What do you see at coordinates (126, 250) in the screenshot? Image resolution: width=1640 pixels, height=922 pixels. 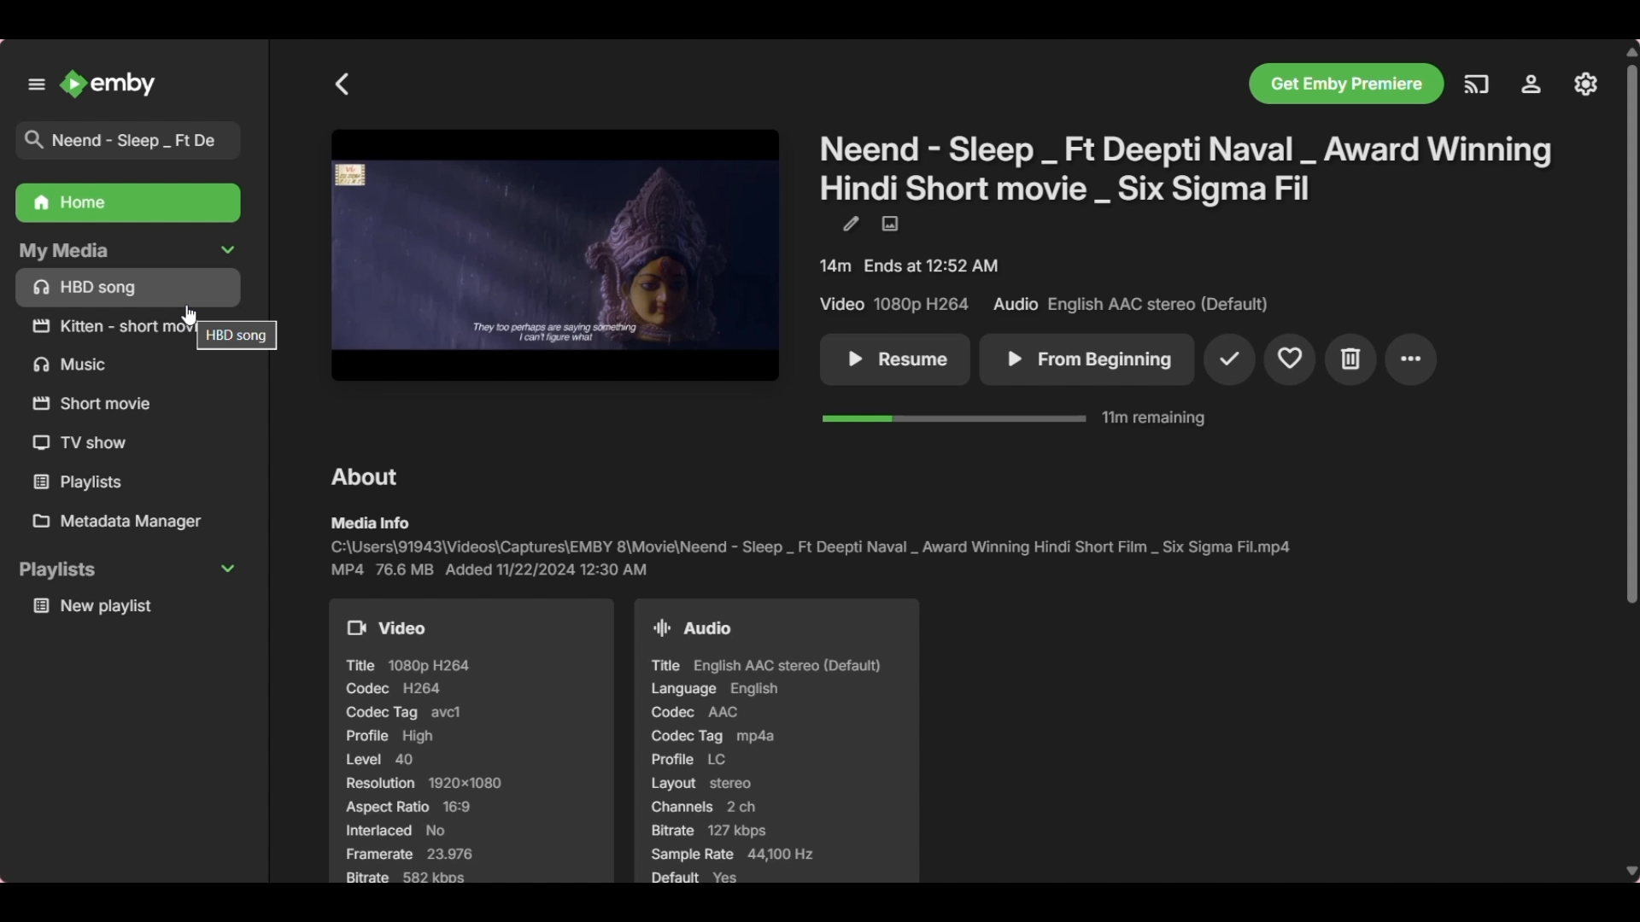 I see `Collapse My Media` at bounding box center [126, 250].